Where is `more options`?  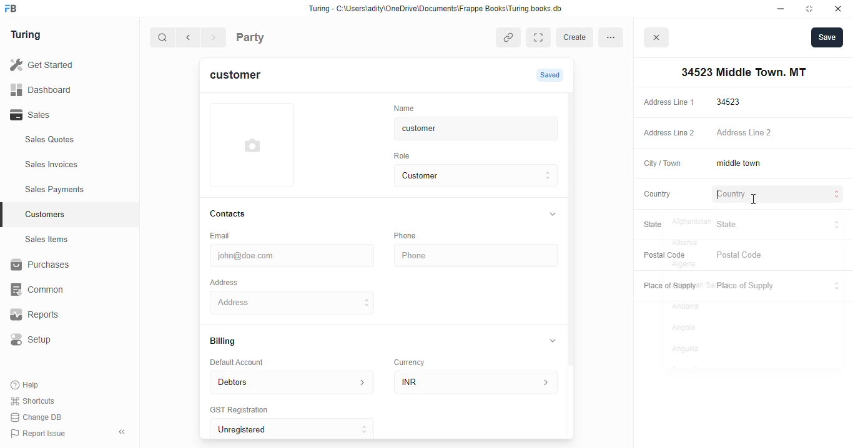 more options is located at coordinates (614, 37).